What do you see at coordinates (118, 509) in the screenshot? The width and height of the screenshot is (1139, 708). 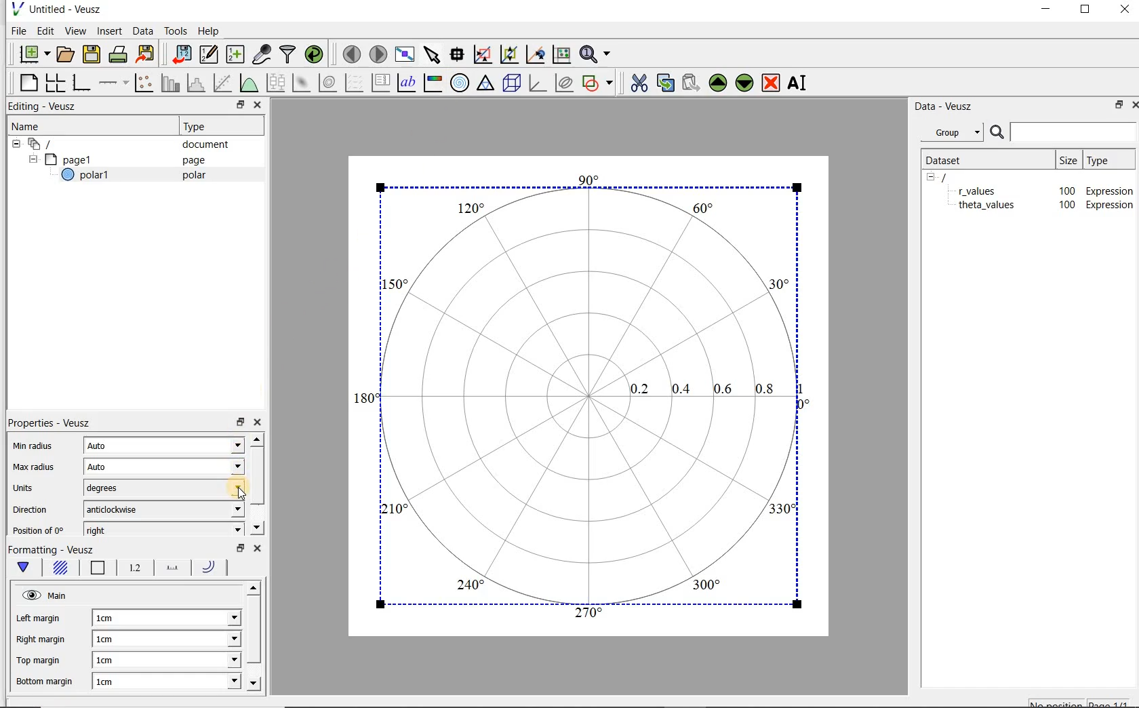 I see `anticlockwise` at bounding box center [118, 509].